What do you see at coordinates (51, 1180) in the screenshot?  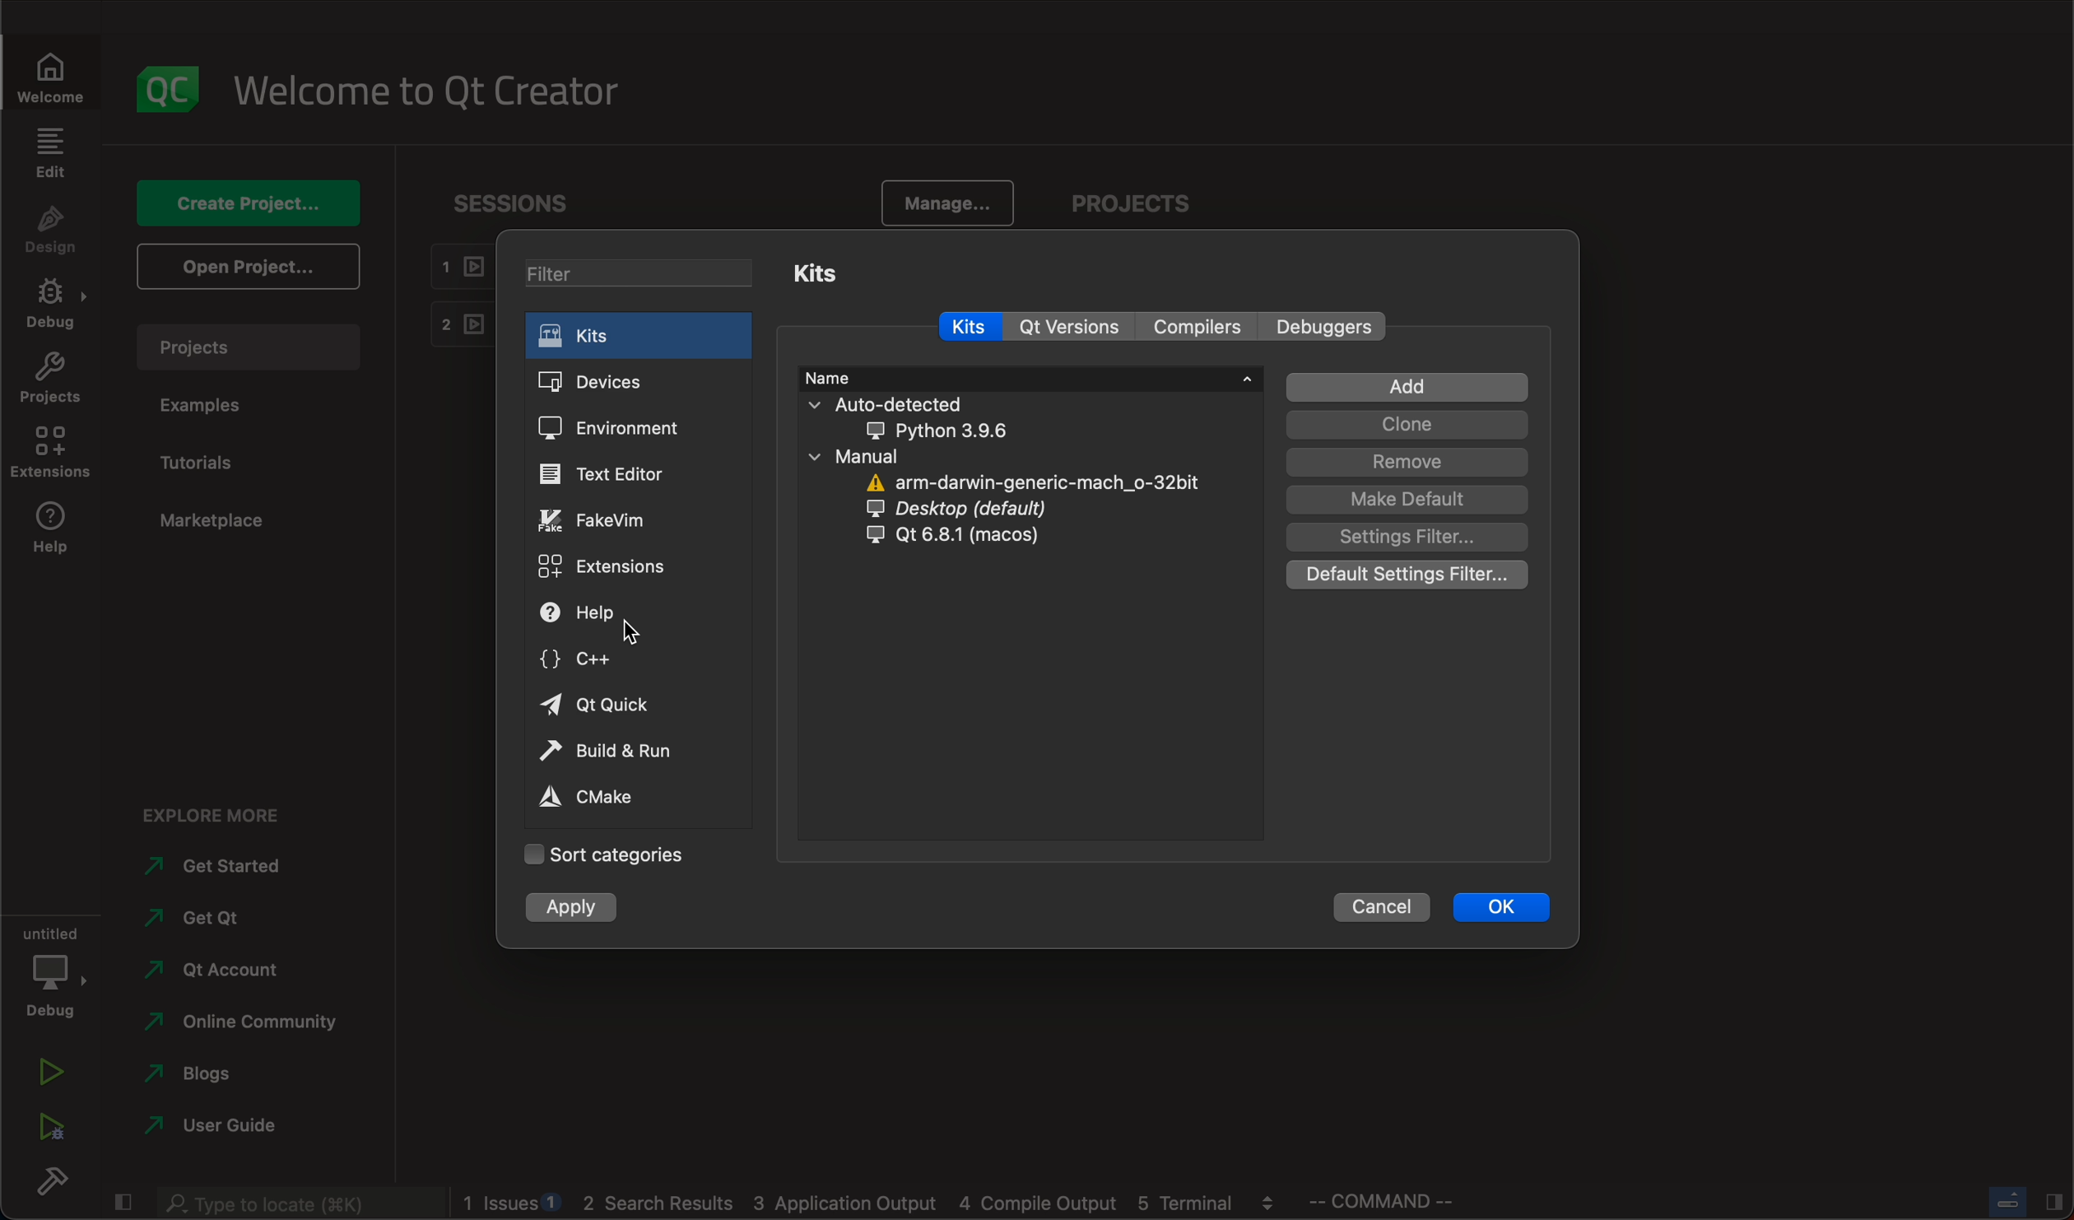 I see `build` at bounding box center [51, 1180].